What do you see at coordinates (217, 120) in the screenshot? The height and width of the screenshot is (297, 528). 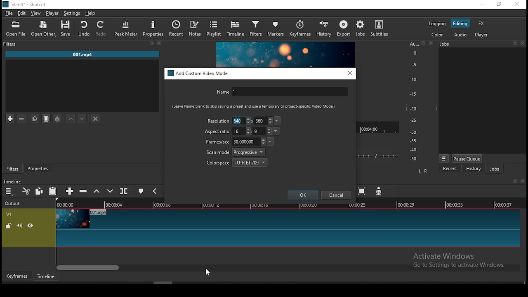 I see `resolution` at bounding box center [217, 120].